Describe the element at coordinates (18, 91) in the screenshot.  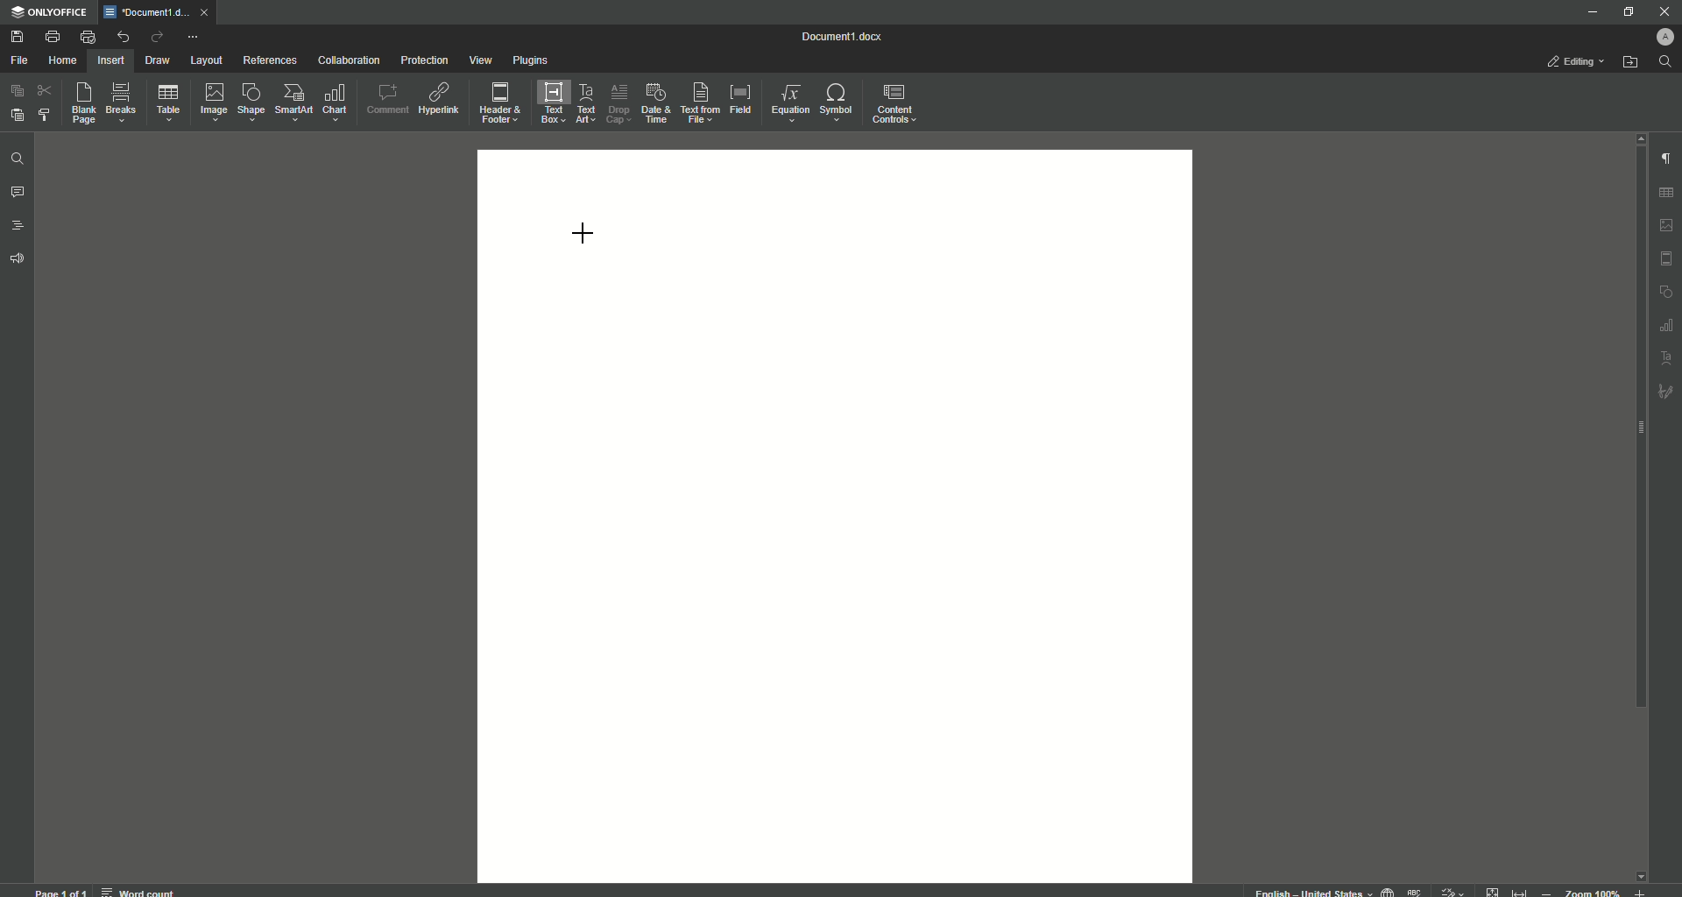
I see `Copy` at that location.